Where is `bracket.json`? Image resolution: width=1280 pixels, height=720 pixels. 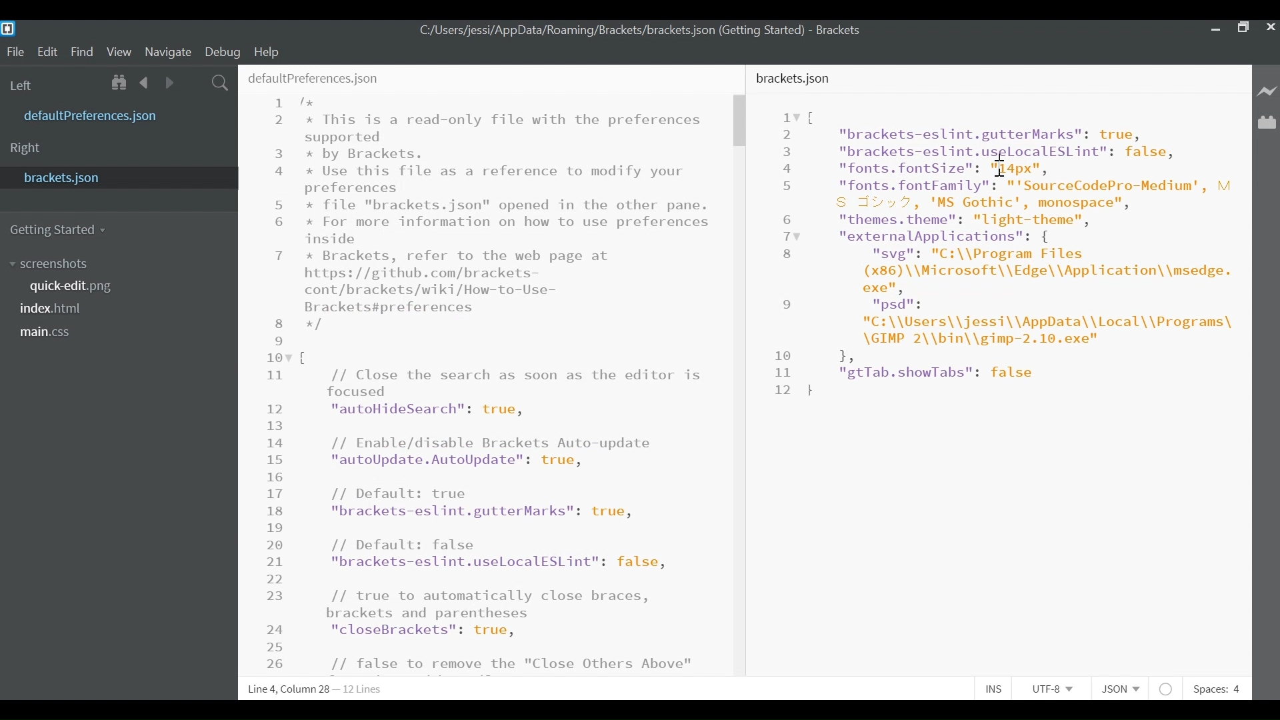 bracket.json is located at coordinates (116, 177).